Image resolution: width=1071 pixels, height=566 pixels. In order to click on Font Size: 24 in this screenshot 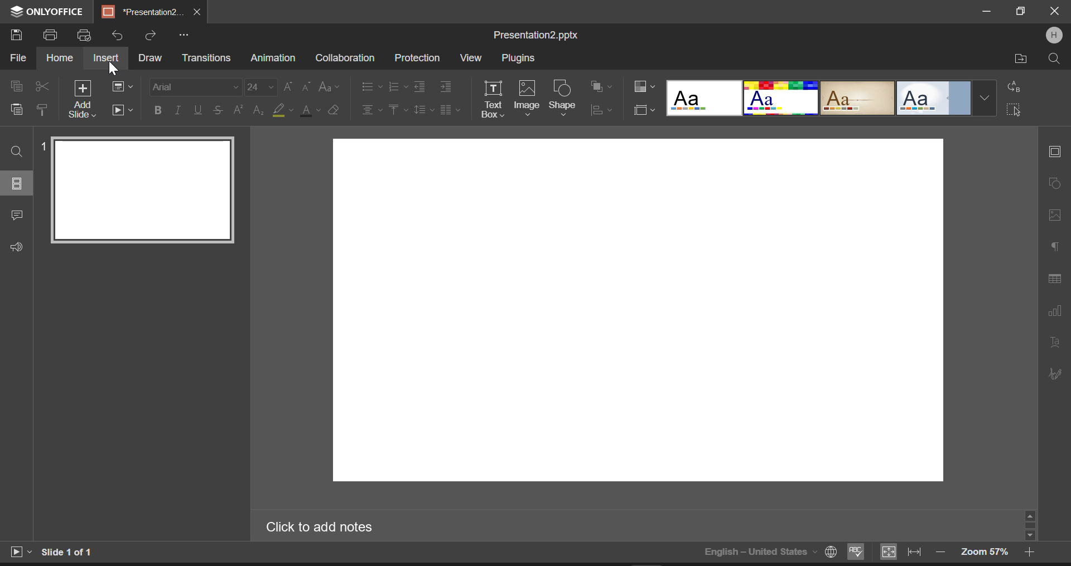, I will do `click(260, 86)`.